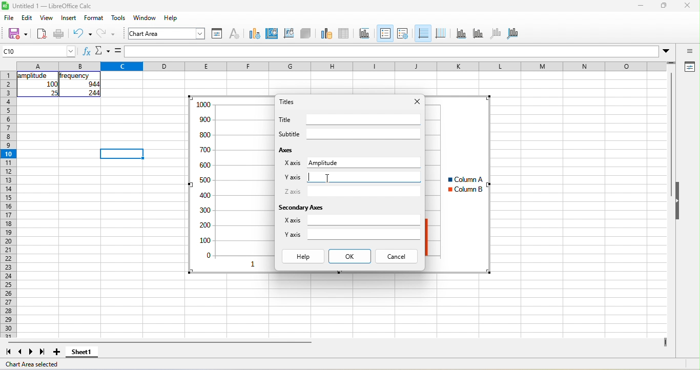 This screenshot has height=370, width=700. I want to click on Typing in input for y axis, so click(364, 177).